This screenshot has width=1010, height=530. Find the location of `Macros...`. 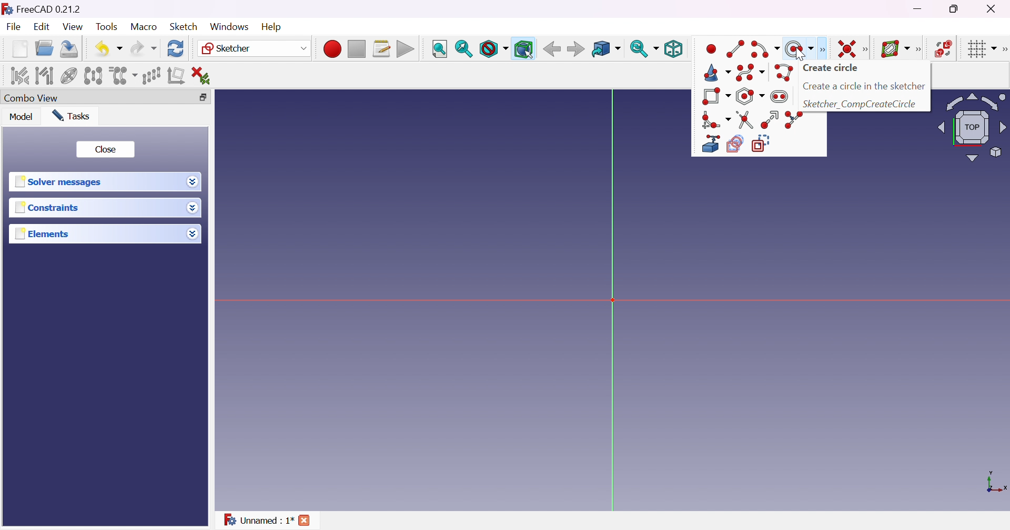

Macros... is located at coordinates (382, 48).